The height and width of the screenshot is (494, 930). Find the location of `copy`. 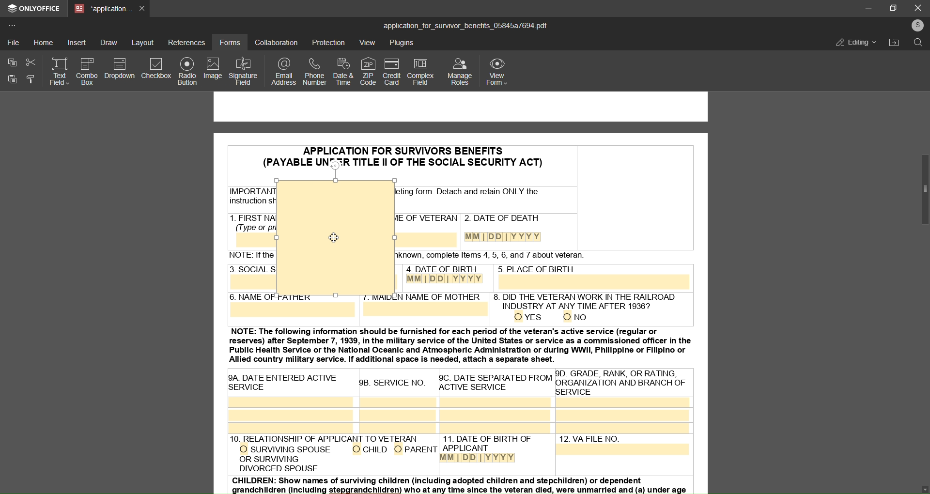

copy is located at coordinates (11, 62).